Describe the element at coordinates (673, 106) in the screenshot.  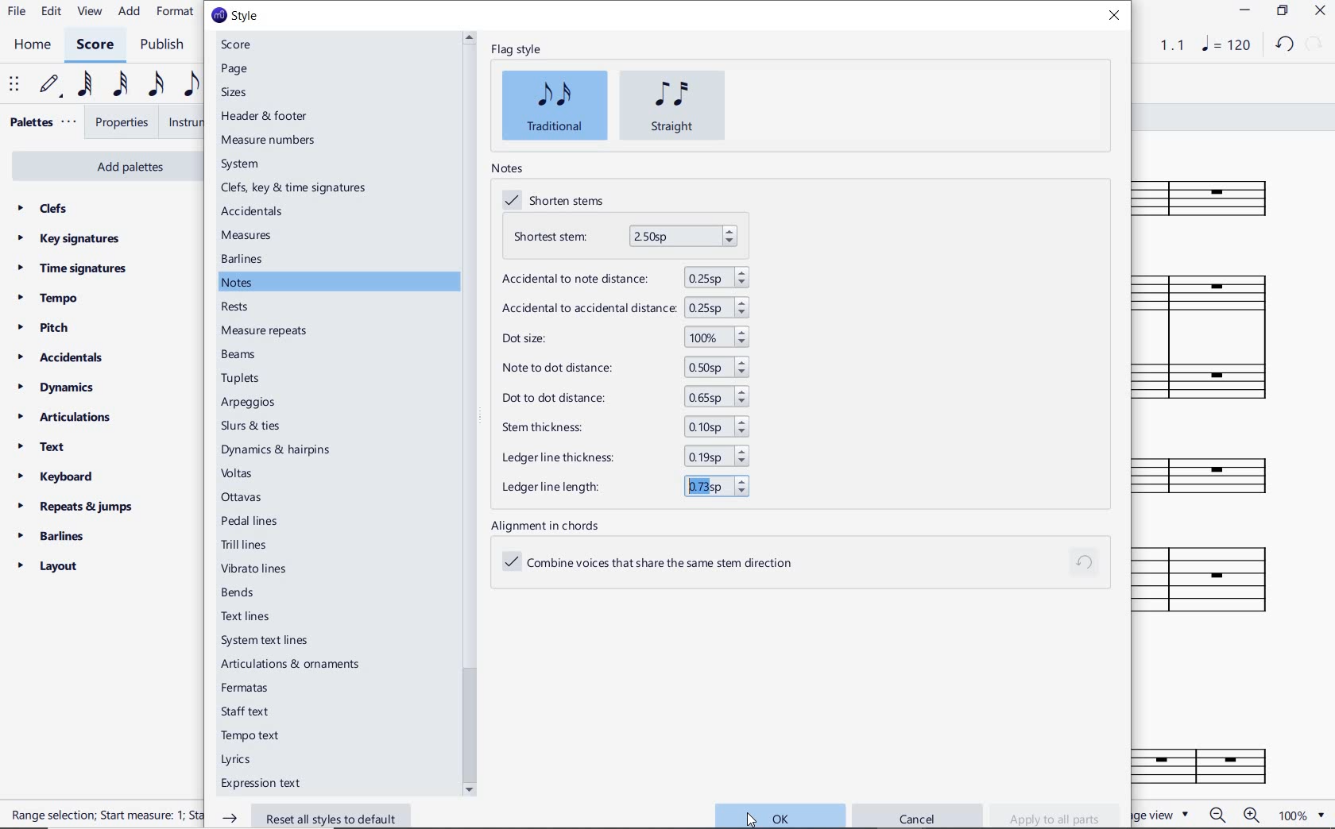
I see `straight` at that location.